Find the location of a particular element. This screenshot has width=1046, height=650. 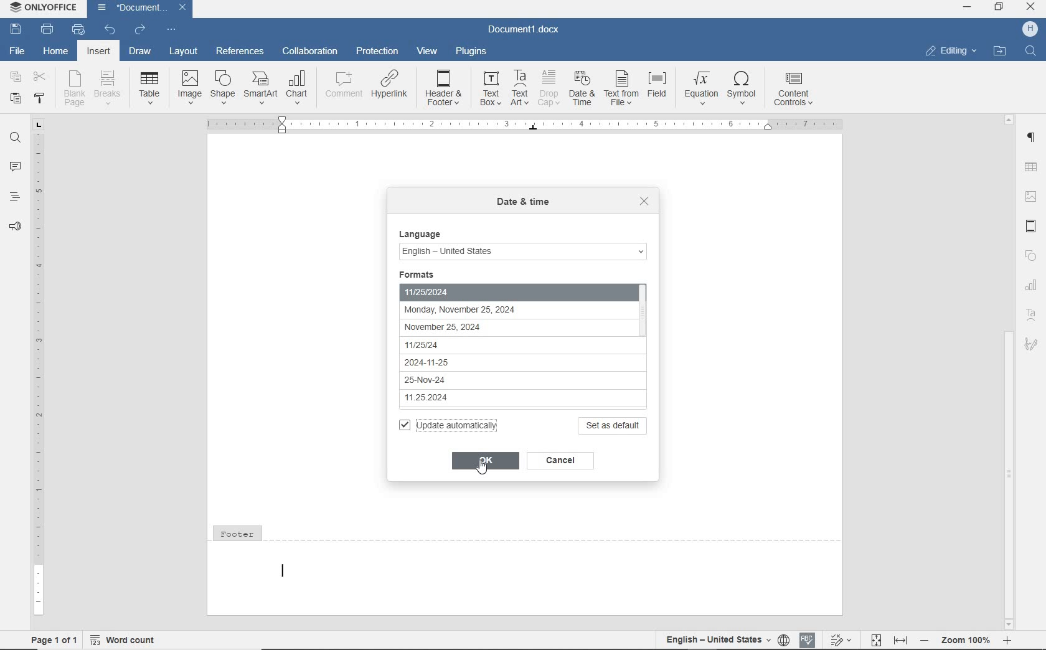

Signature is located at coordinates (1033, 348).